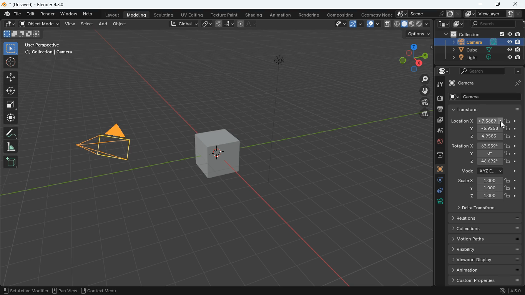 The height and width of the screenshot is (295, 525). What do you see at coordinates (183, 24) in the screenshot?
I see `global` at bounding box center [183, 24].